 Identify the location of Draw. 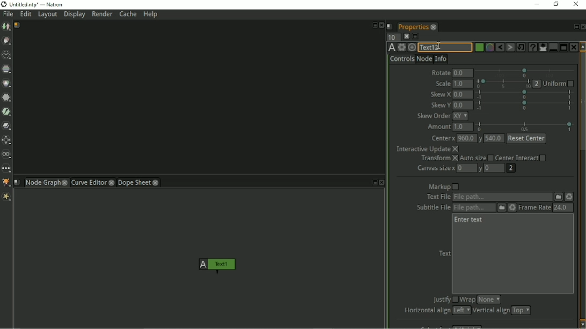
(7, 41).